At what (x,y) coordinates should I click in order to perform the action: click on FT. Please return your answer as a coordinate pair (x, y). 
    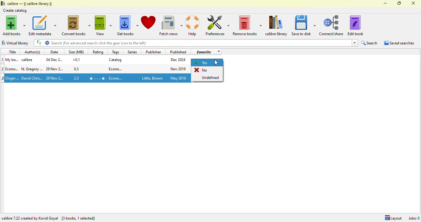
    Looking at the image, I should click on (39, 43).